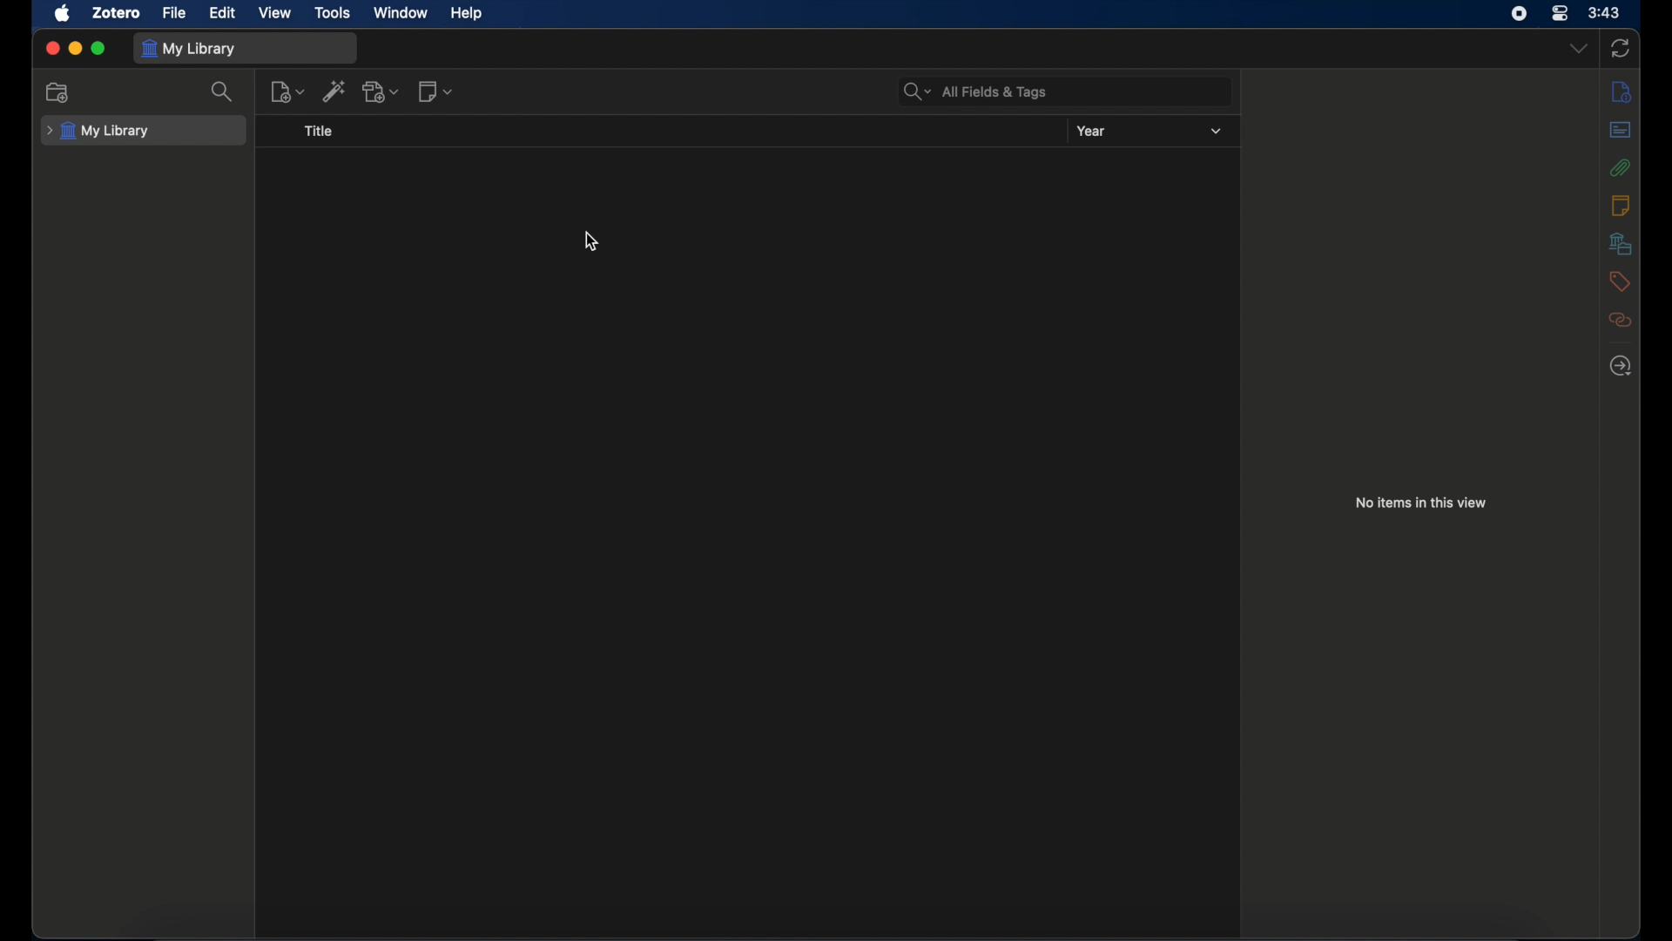 Image resolution: width=1672 pixels, height=941 pixels. I want to click on sync, so click(1621, 48).